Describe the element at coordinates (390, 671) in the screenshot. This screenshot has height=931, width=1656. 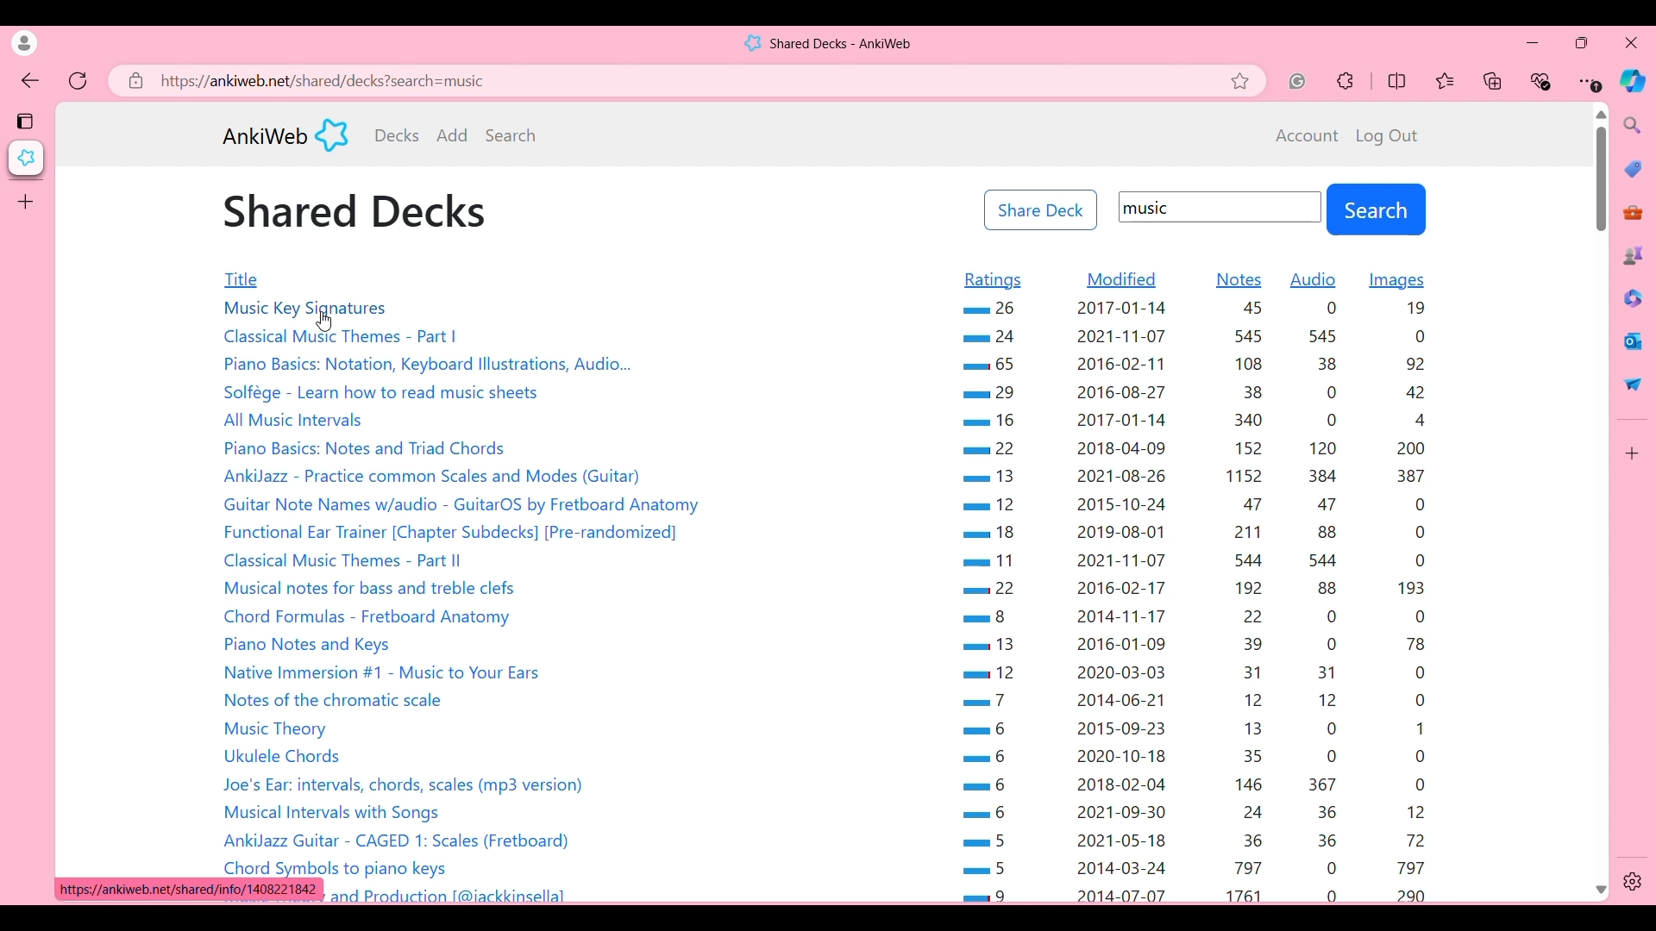
I see `Native Immersion #1 - Music to Your Ears` at that location.